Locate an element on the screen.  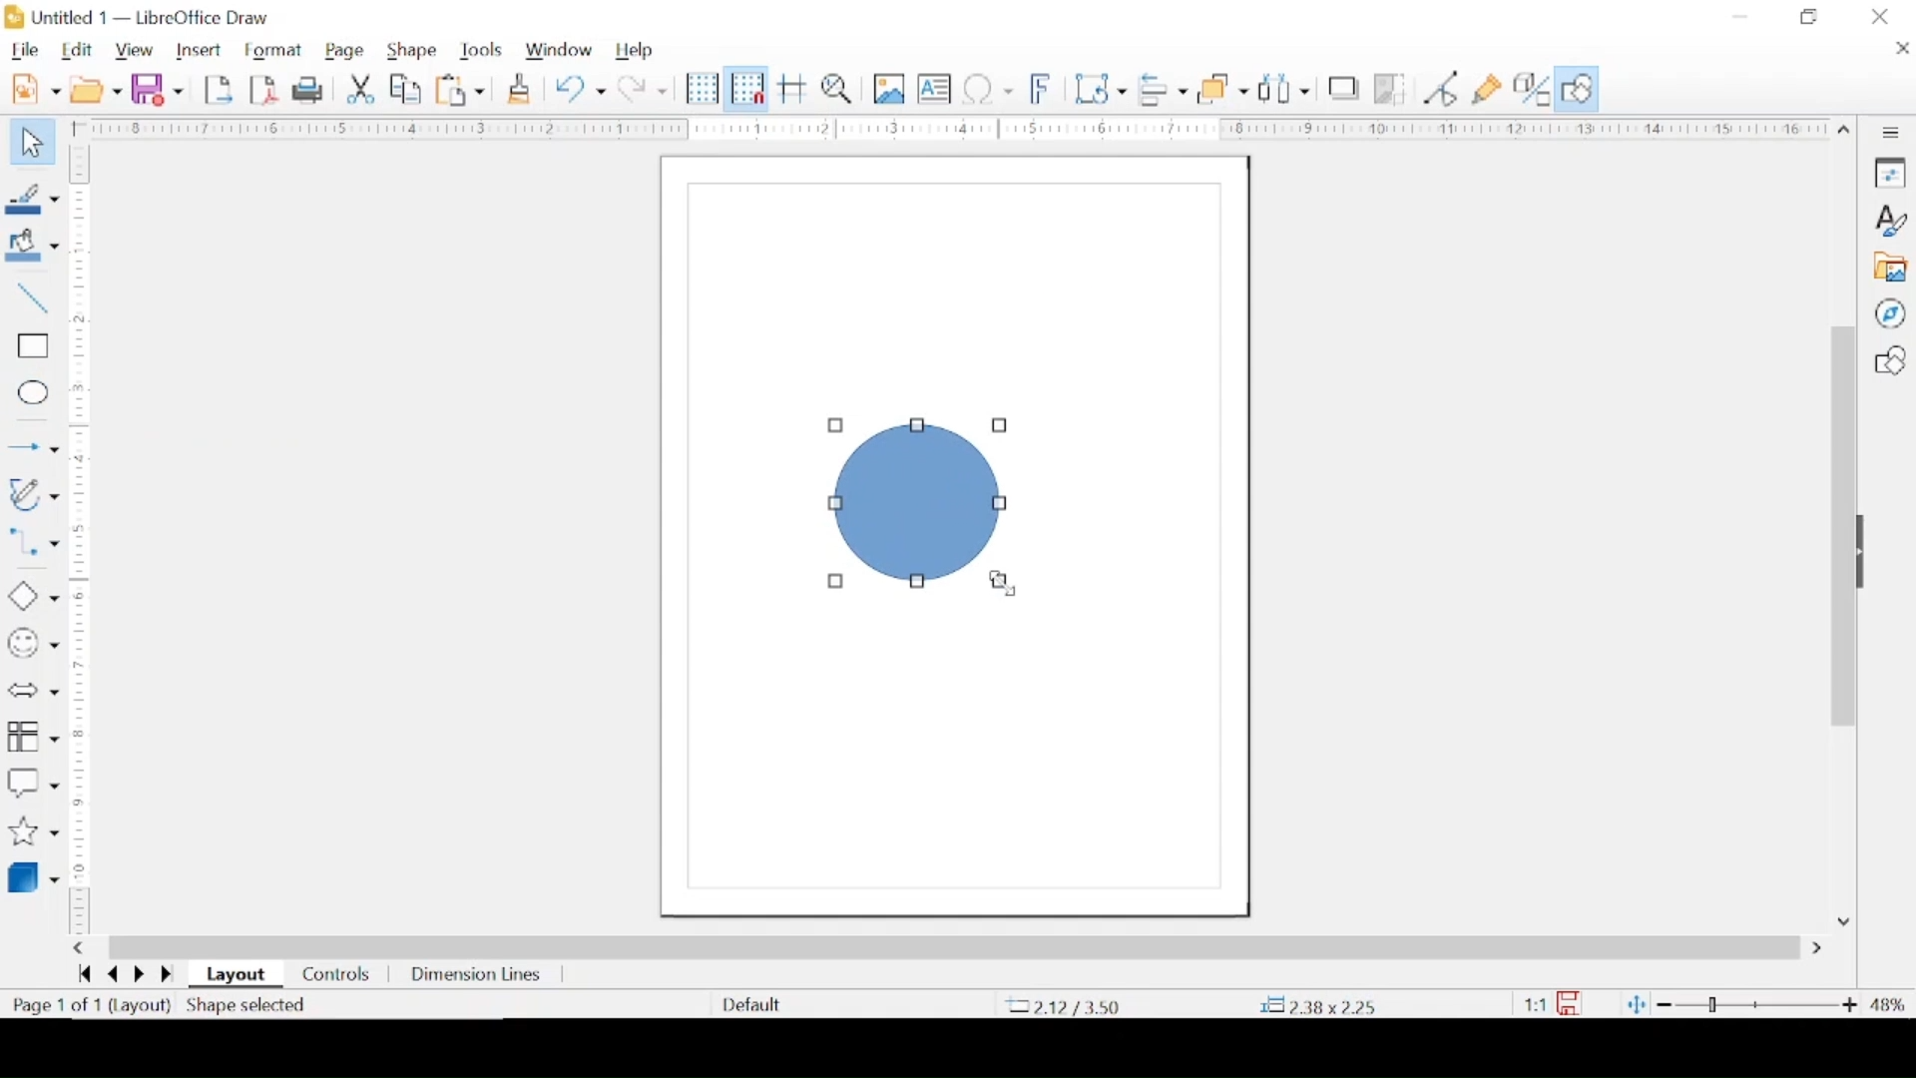
redo is located at coordinates (644, 89).